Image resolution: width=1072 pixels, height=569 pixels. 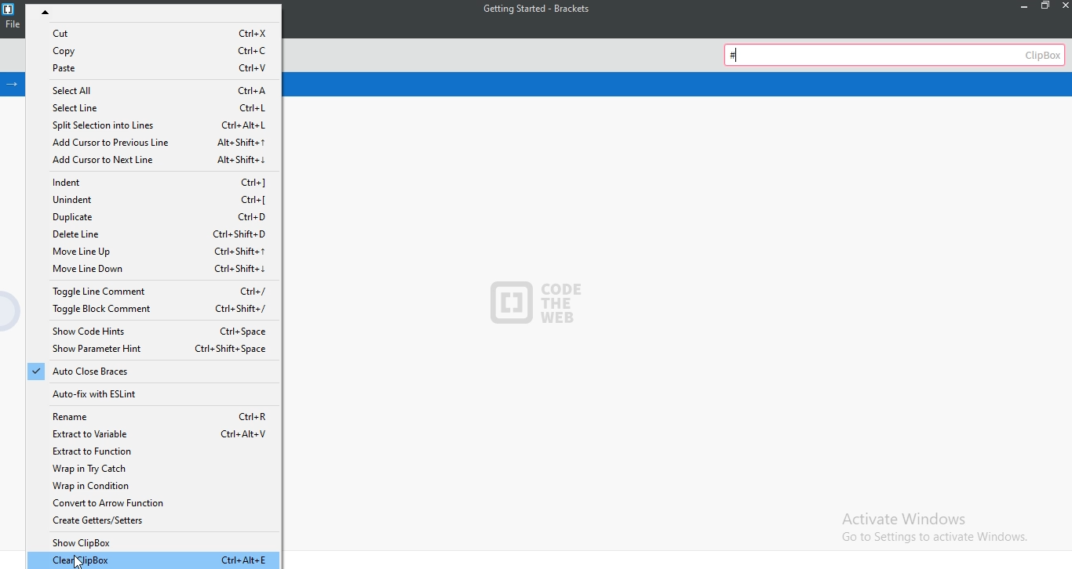 I want to click on Delete line, so click(x=150, y=234).